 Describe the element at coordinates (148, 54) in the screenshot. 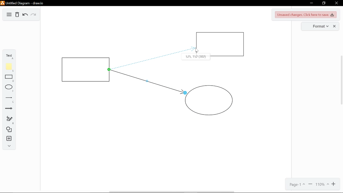

I see `Shift the connector to rectangle` at that location.